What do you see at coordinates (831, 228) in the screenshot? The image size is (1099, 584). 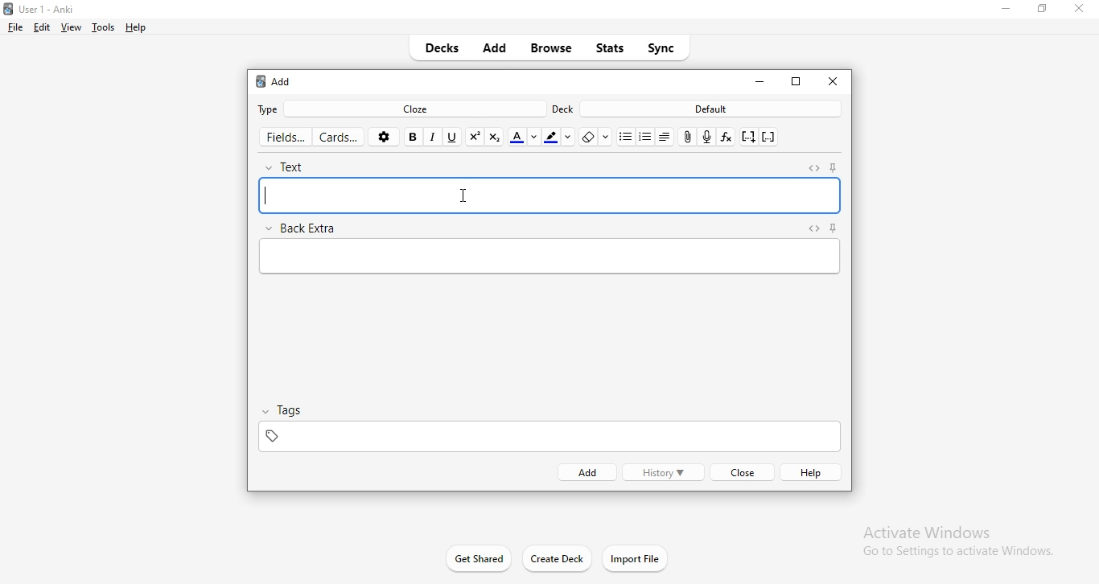 I see `pin` at bounding box center [831, 228].